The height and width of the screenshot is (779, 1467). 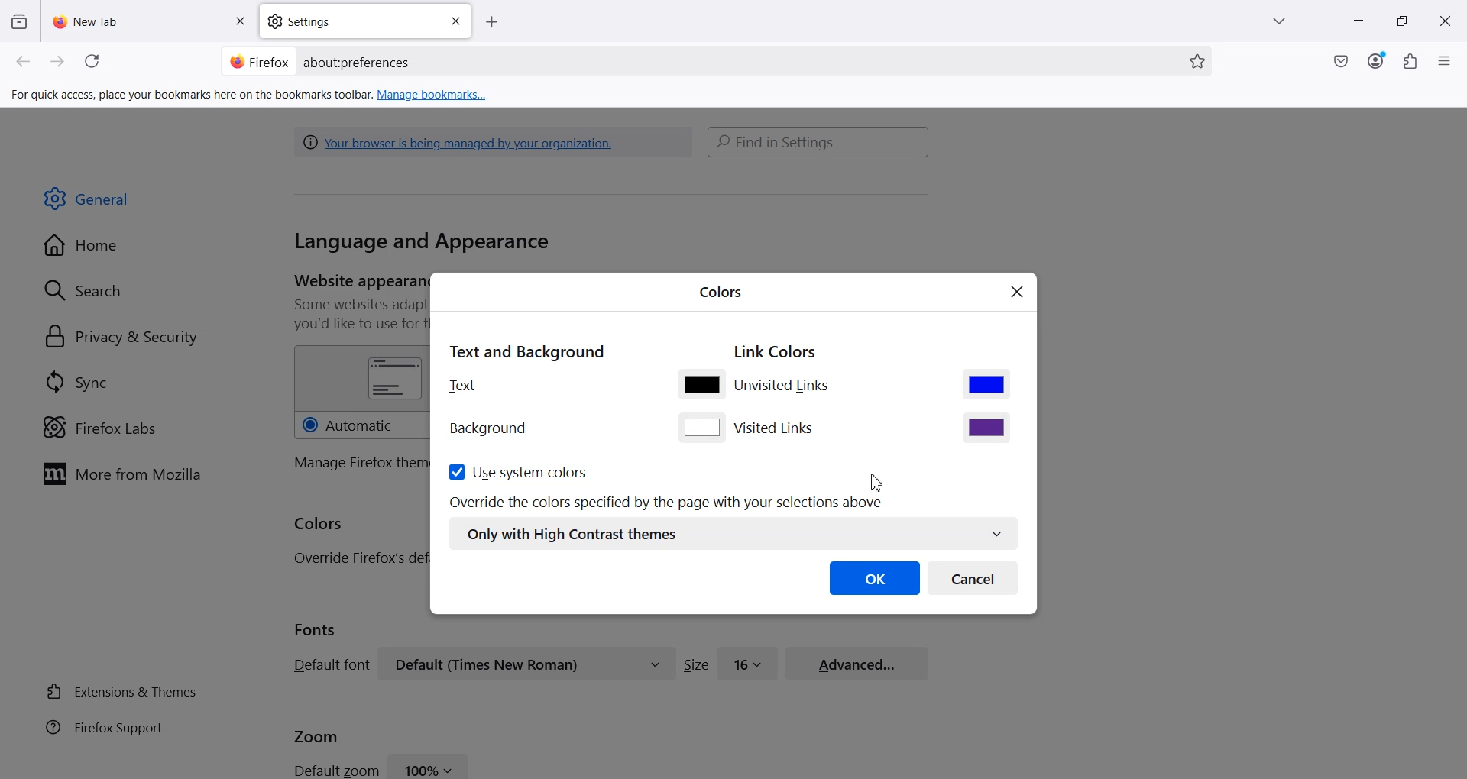 I want to click on New Tab, so click(x=151, y=21).